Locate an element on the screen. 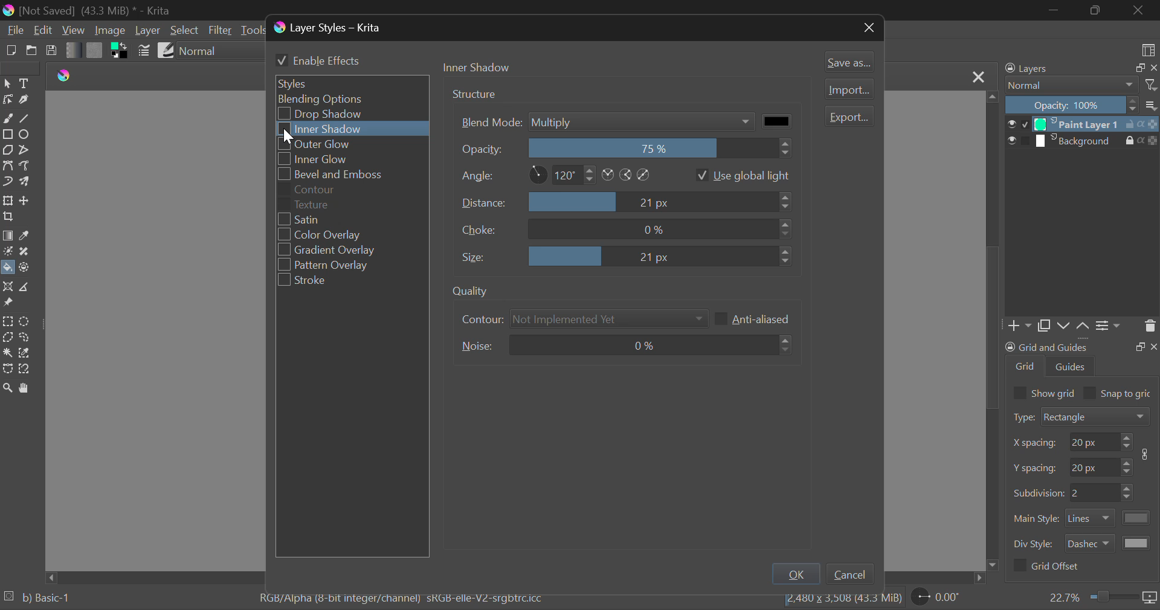 This screenshot has width=1160, height=610. Restore Down is located at coordinates (1055, 10).